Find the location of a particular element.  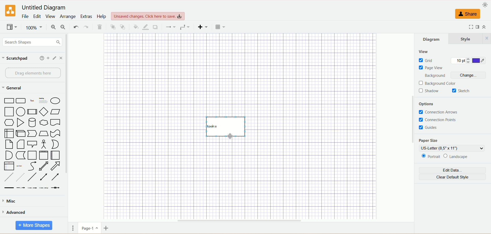

grid is located at coordinates (428, 60).